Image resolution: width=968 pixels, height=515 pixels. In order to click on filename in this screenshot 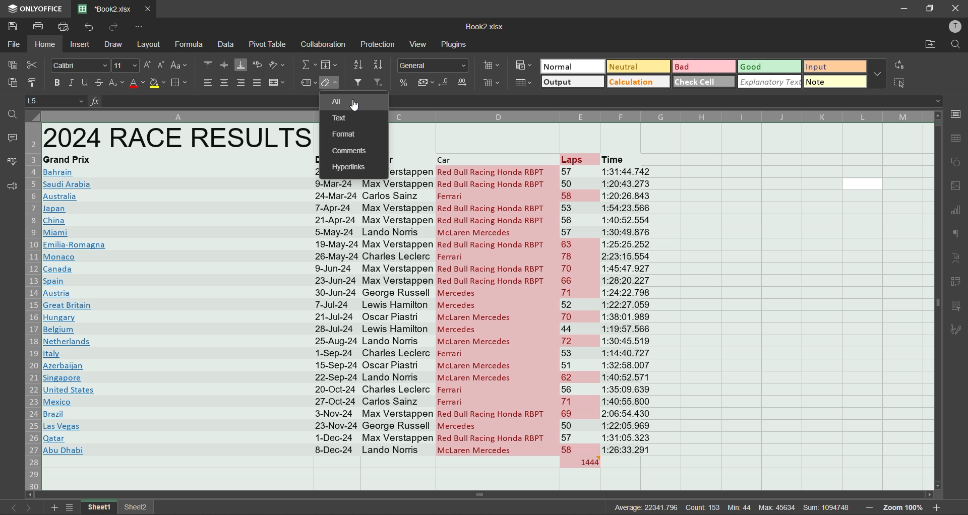, I will do `click(108, 8)`.